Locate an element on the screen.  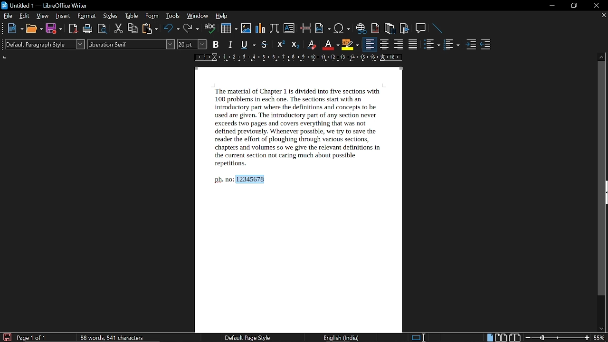
save is located at coordinates (7, 337).